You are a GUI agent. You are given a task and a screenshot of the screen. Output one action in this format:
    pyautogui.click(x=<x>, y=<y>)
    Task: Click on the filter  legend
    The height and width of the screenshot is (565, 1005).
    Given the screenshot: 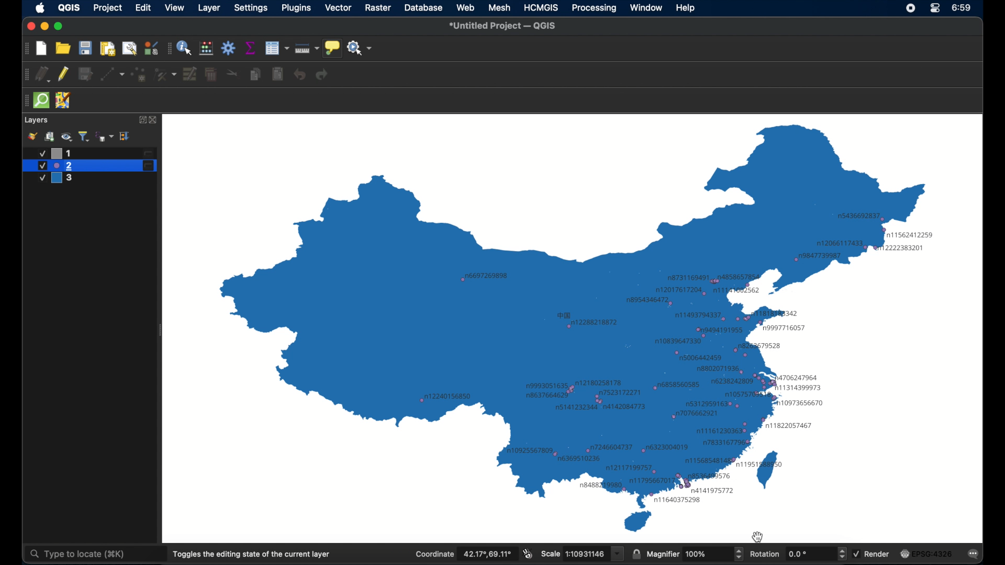 What is the action you would take?
    pyautogui.click(x=84, y=136)
    